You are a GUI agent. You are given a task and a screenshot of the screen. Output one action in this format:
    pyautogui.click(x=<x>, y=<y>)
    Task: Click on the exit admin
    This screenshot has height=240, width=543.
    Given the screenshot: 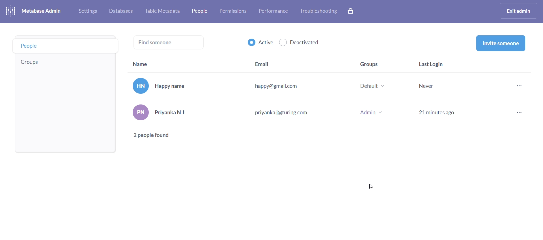 What is the action you would take?
    pyautogui.click(x=520, y=11)
    